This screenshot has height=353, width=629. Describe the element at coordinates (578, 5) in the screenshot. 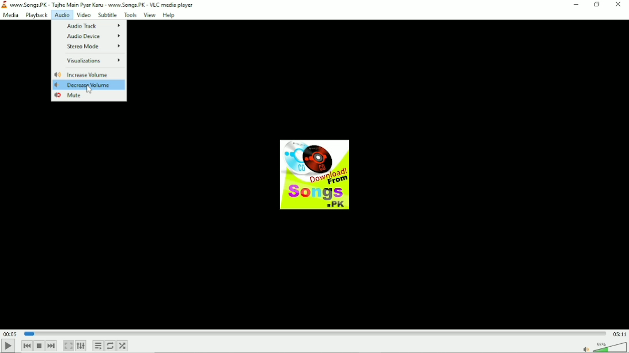

I see `Minimize` at that location.